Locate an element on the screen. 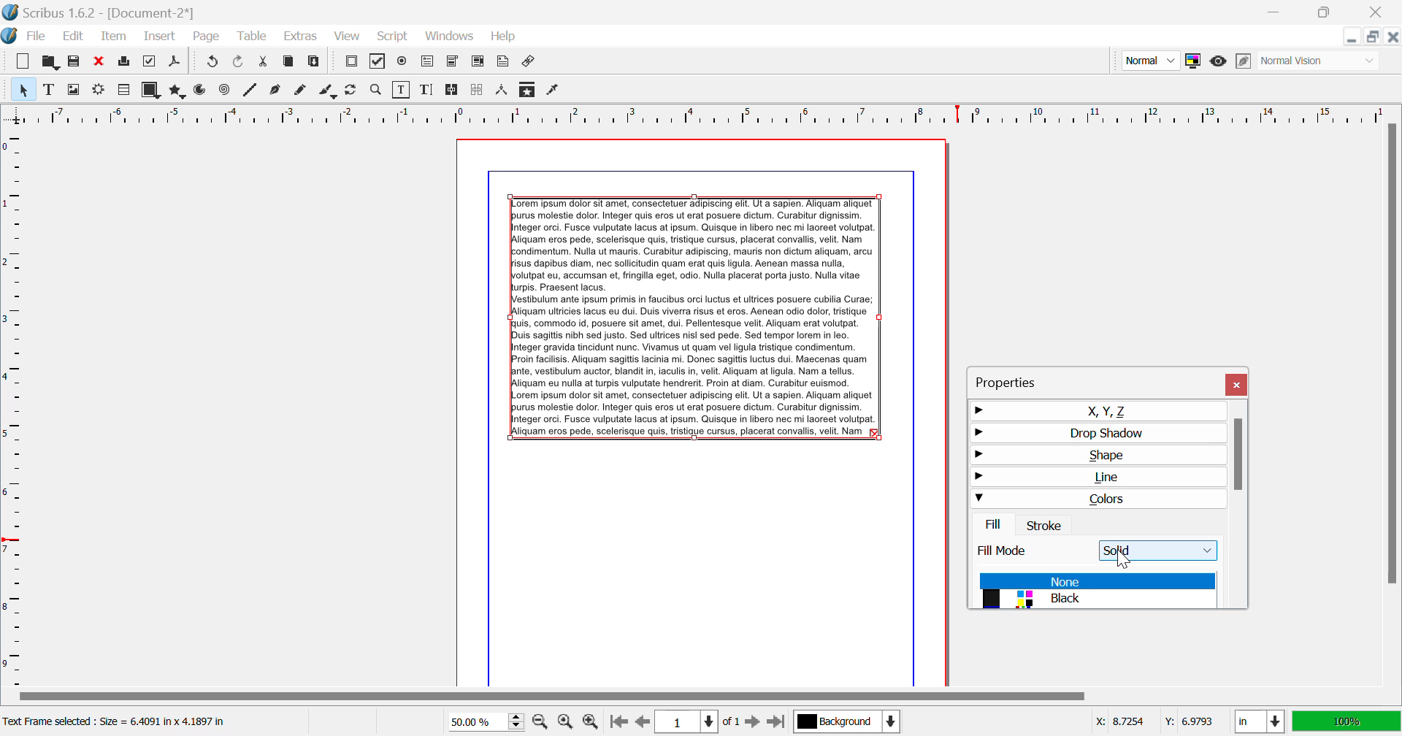  Text Frame is located at coordinates (49, 89).